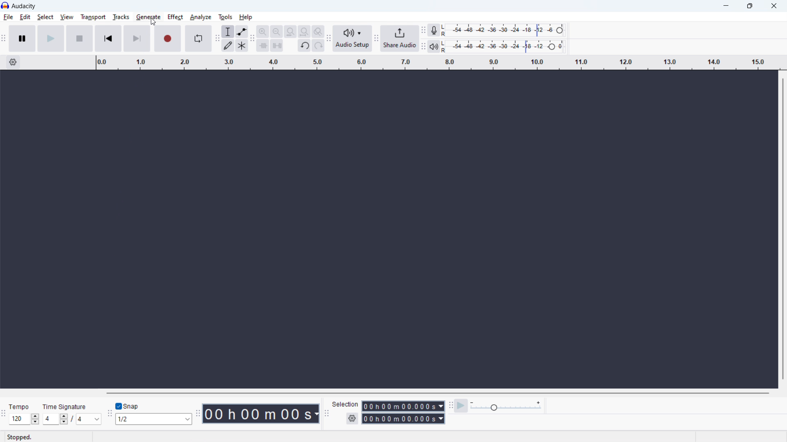  I want to click on recording meter toolbar, so click(423, 30).